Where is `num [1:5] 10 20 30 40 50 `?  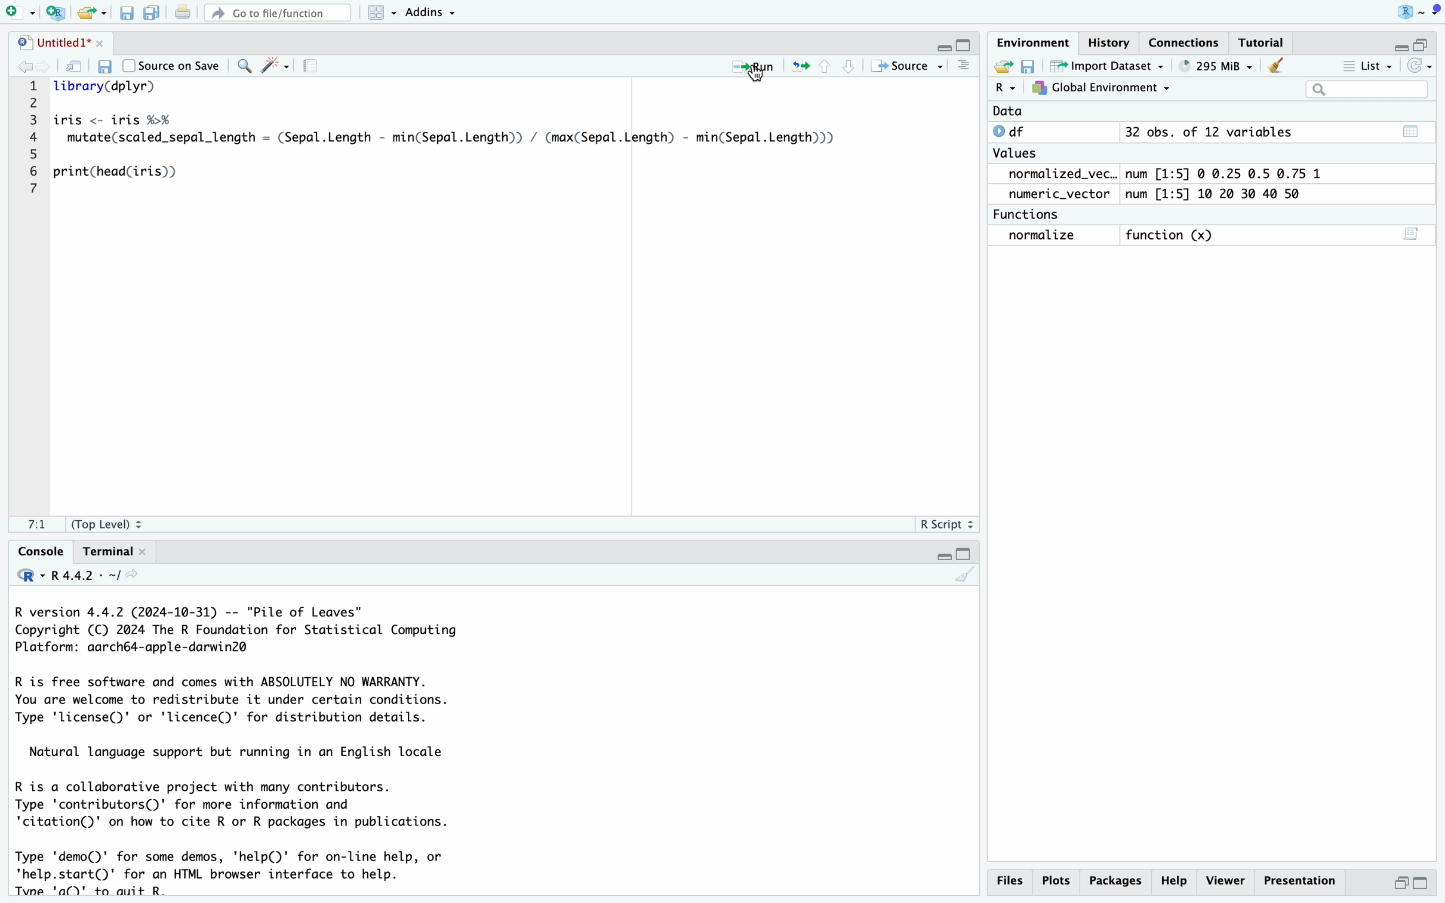
num [1:5] 10 20 30 40 50  is located at coordinates (1219, 195).